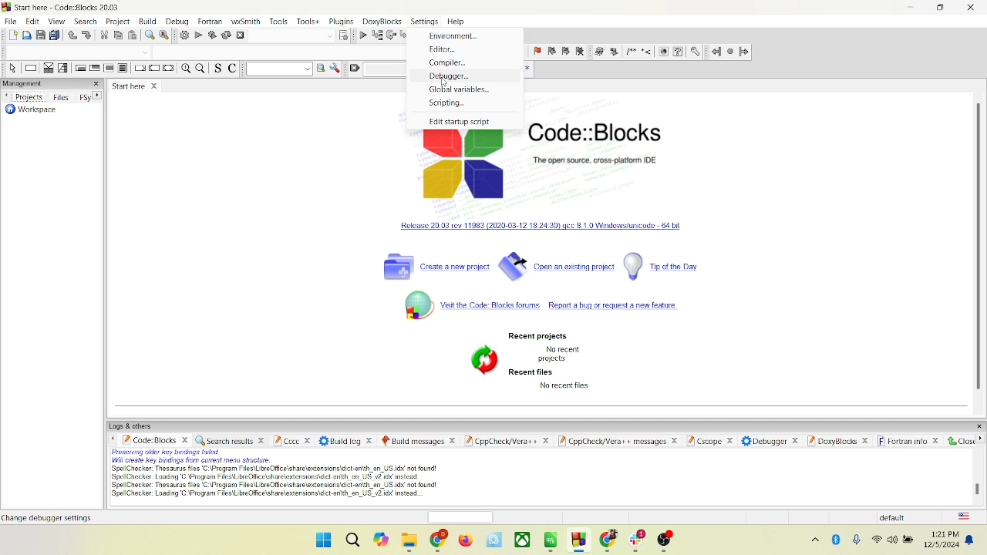 The image size is (987, 555). What do you see at coordinates (456, 22) in the screenshot?
I see `help` at bounding box center [456, 22].